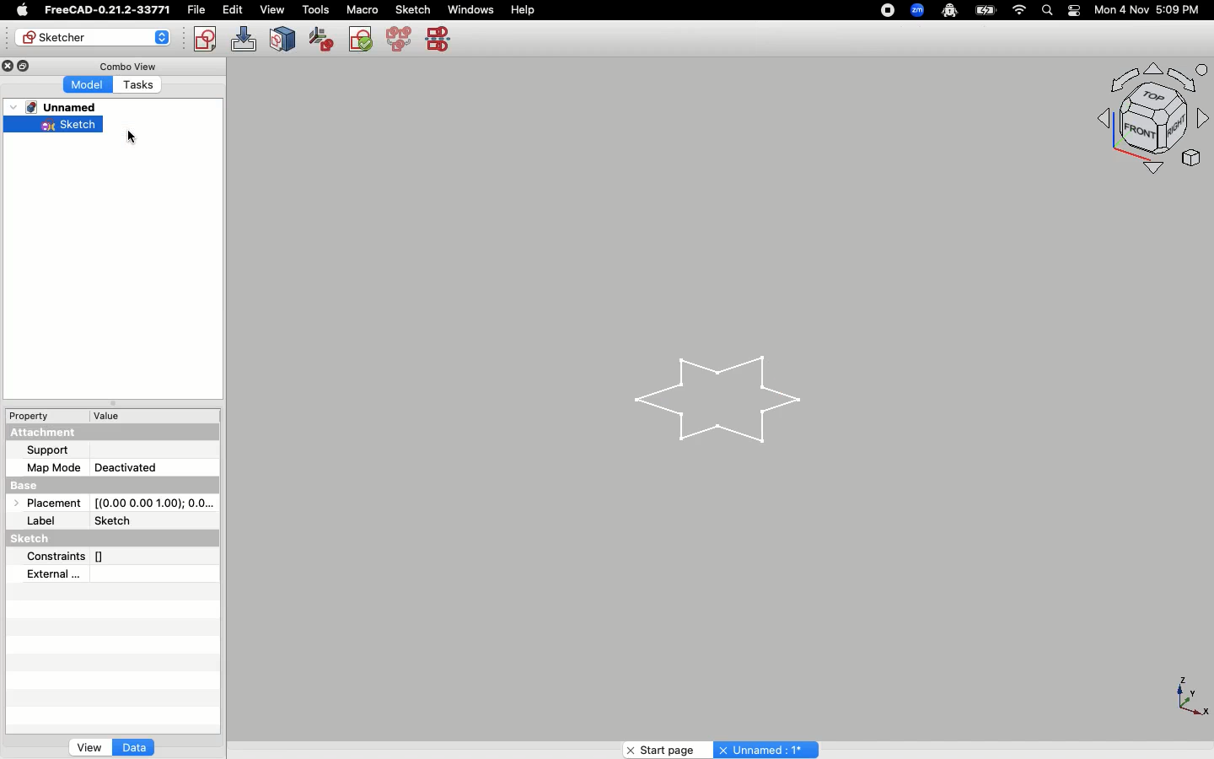 The height and width of the screenshot is (759, 1214). I want to click on Sketch, so click(53, 125).